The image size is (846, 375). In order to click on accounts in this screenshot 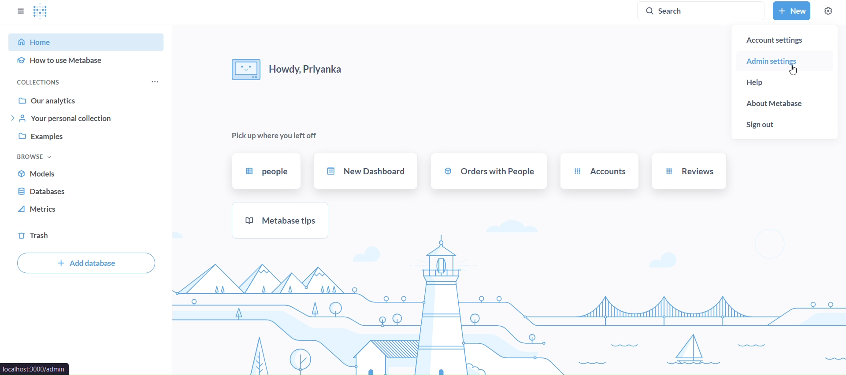, I will do `click(599, 170)`.